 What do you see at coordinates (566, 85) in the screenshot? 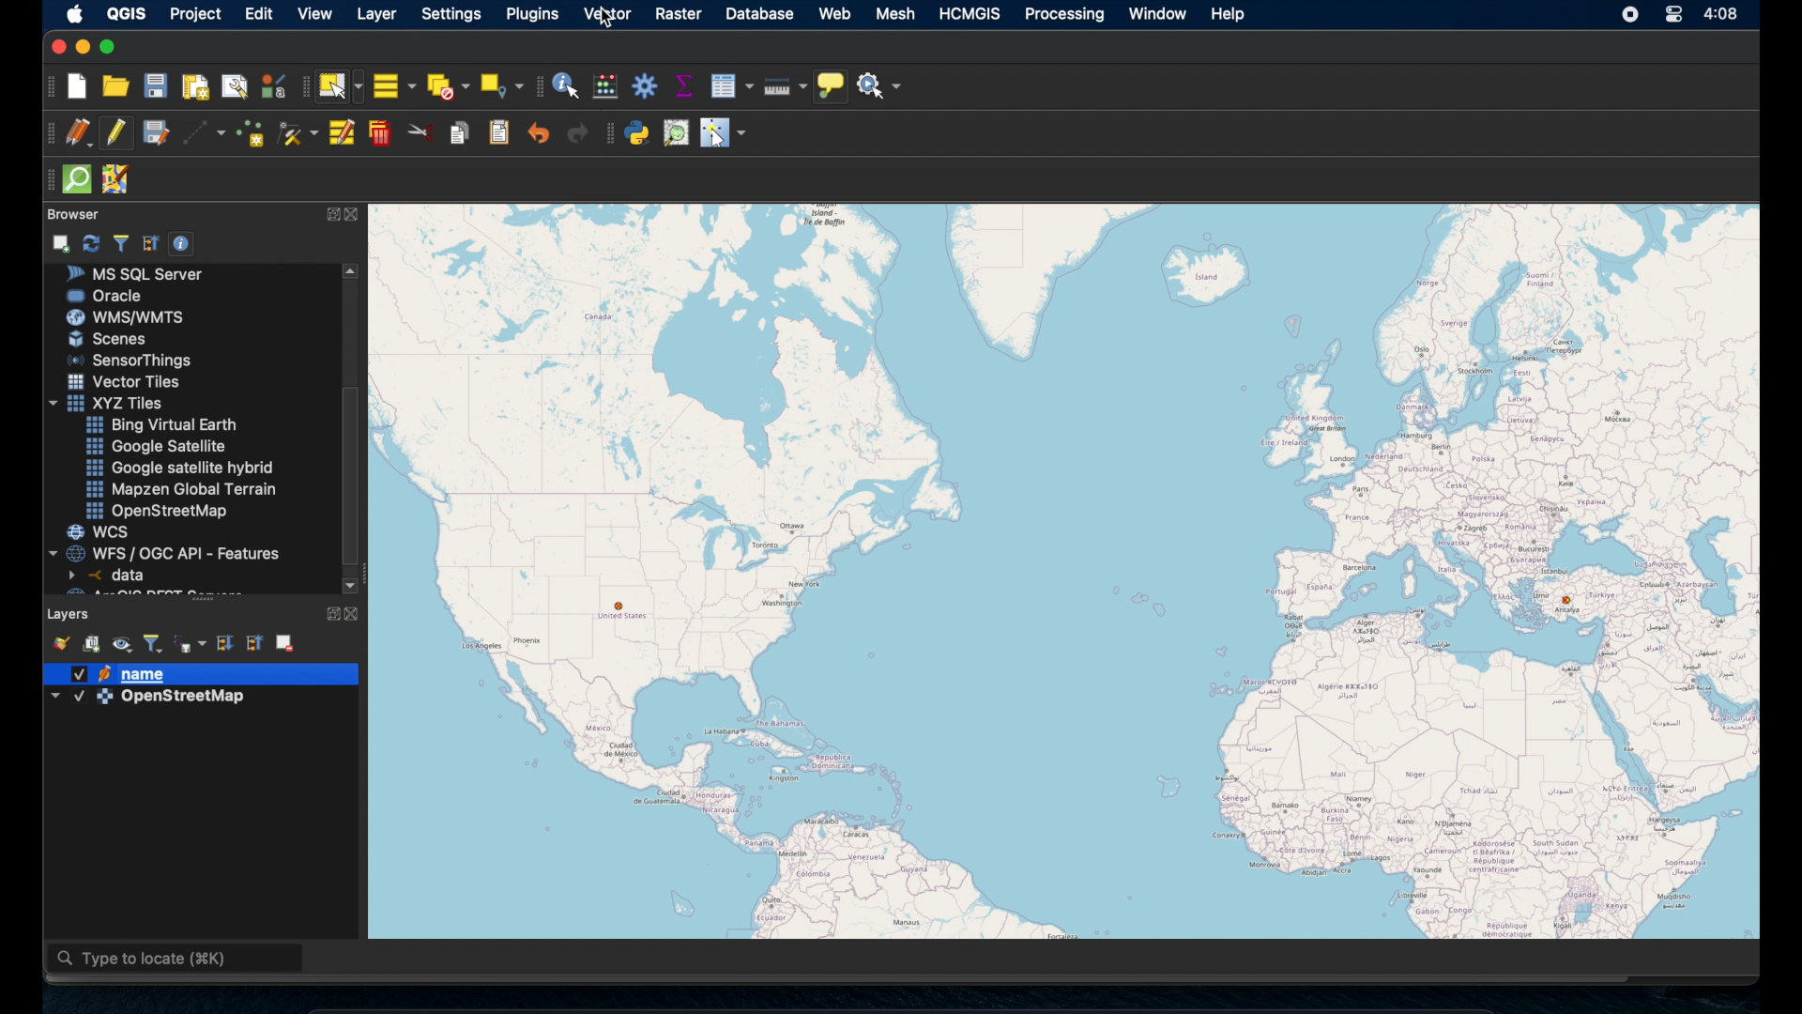
I see `identify features` at bounding box center [566, 85].